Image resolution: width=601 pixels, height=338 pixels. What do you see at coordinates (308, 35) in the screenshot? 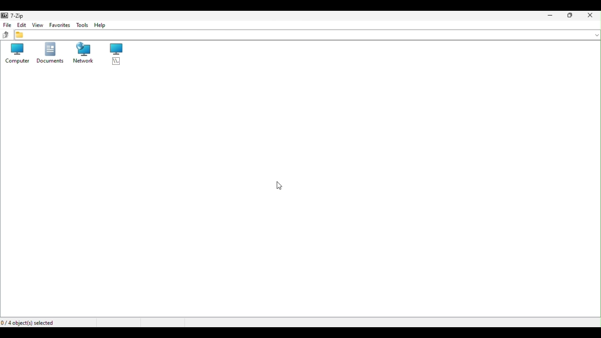
I see `File address bar` at bounding box center [308, 35].